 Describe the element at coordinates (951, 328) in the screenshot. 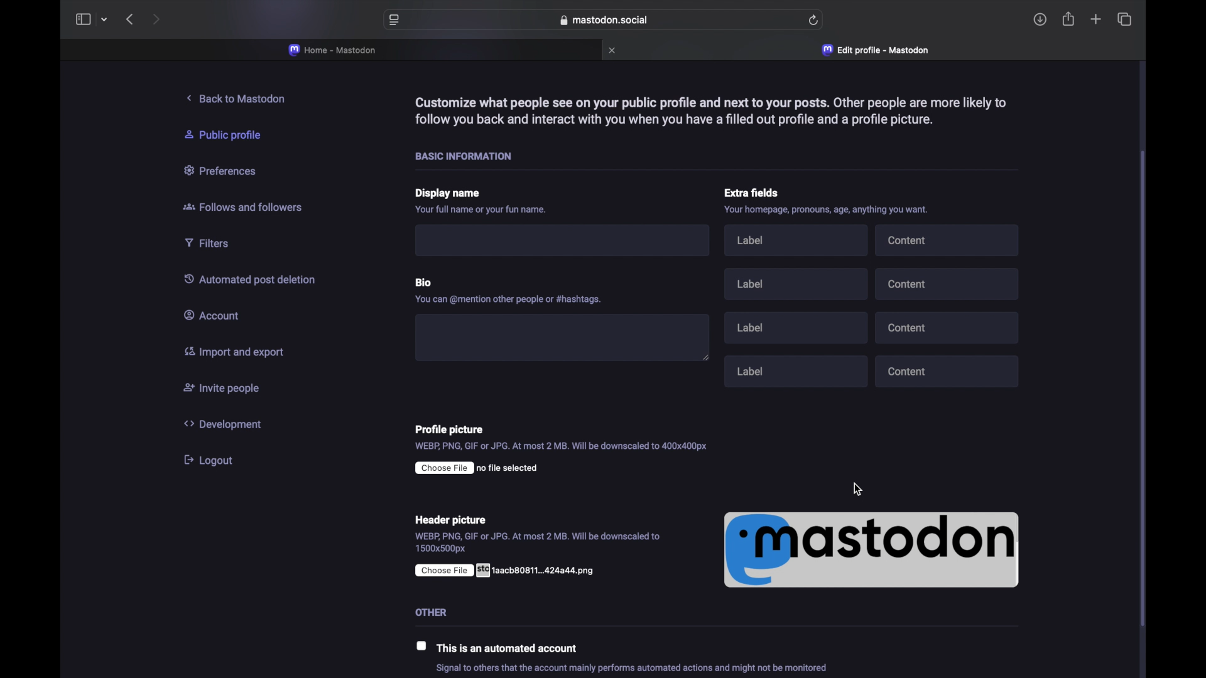

I see `content` at that location.